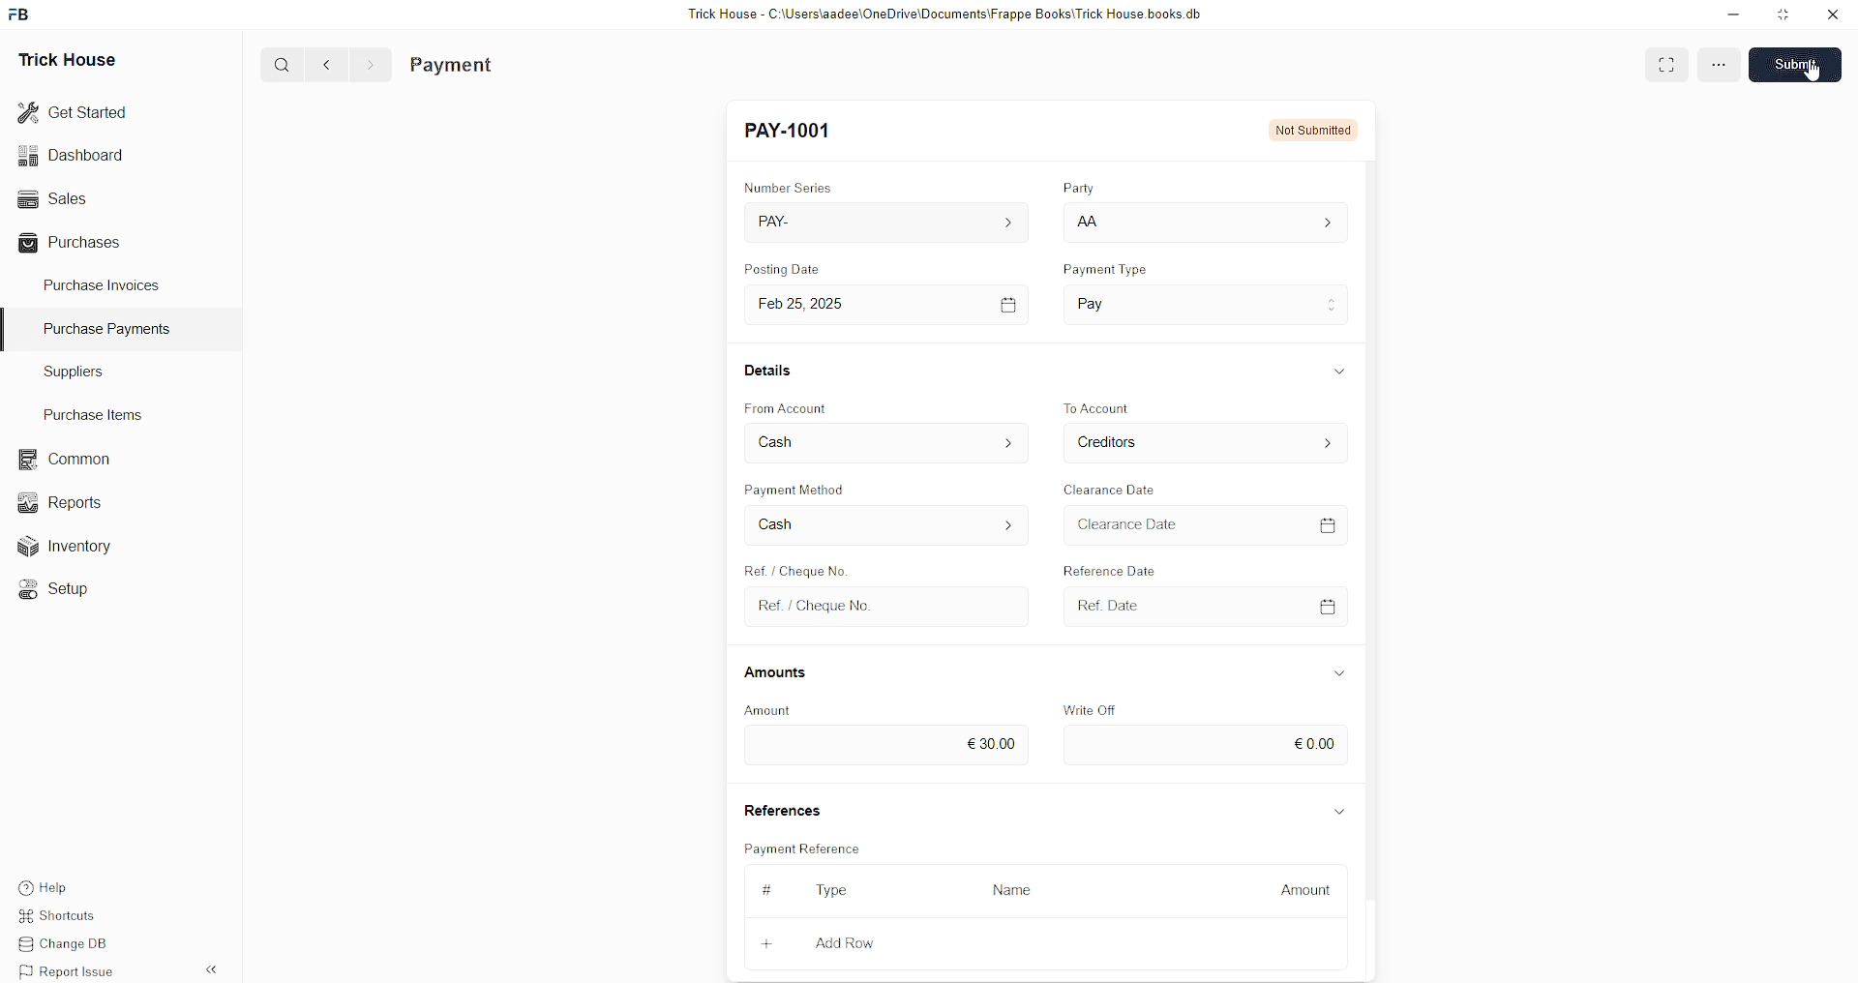 The image size is (1858, 983). I want to click on minimise window, so click(1782, 16).